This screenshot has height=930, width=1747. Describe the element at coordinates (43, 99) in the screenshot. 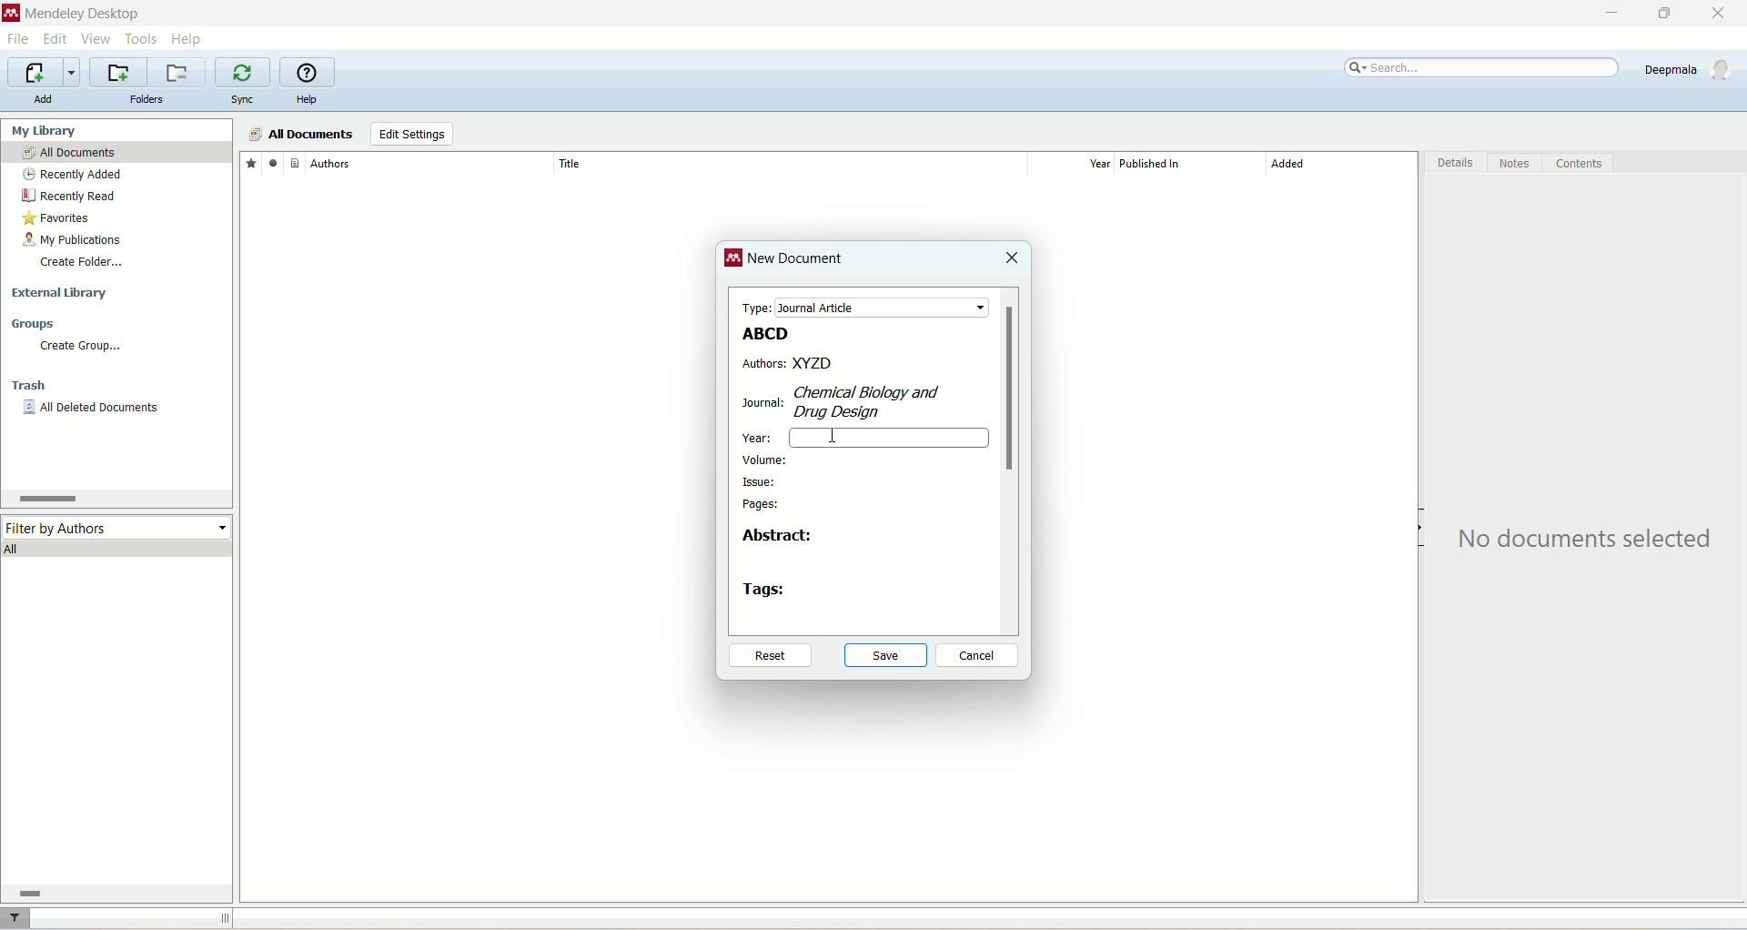

I see `add` at that location.